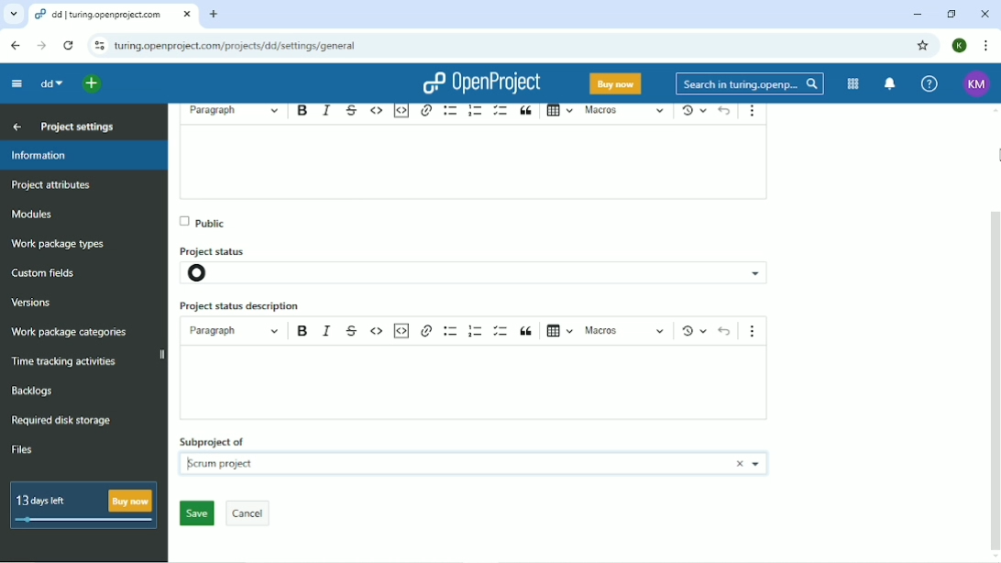 This screenshot has height=563, width=1001. I want to click on 13 days left buy now, so click(84, 506).